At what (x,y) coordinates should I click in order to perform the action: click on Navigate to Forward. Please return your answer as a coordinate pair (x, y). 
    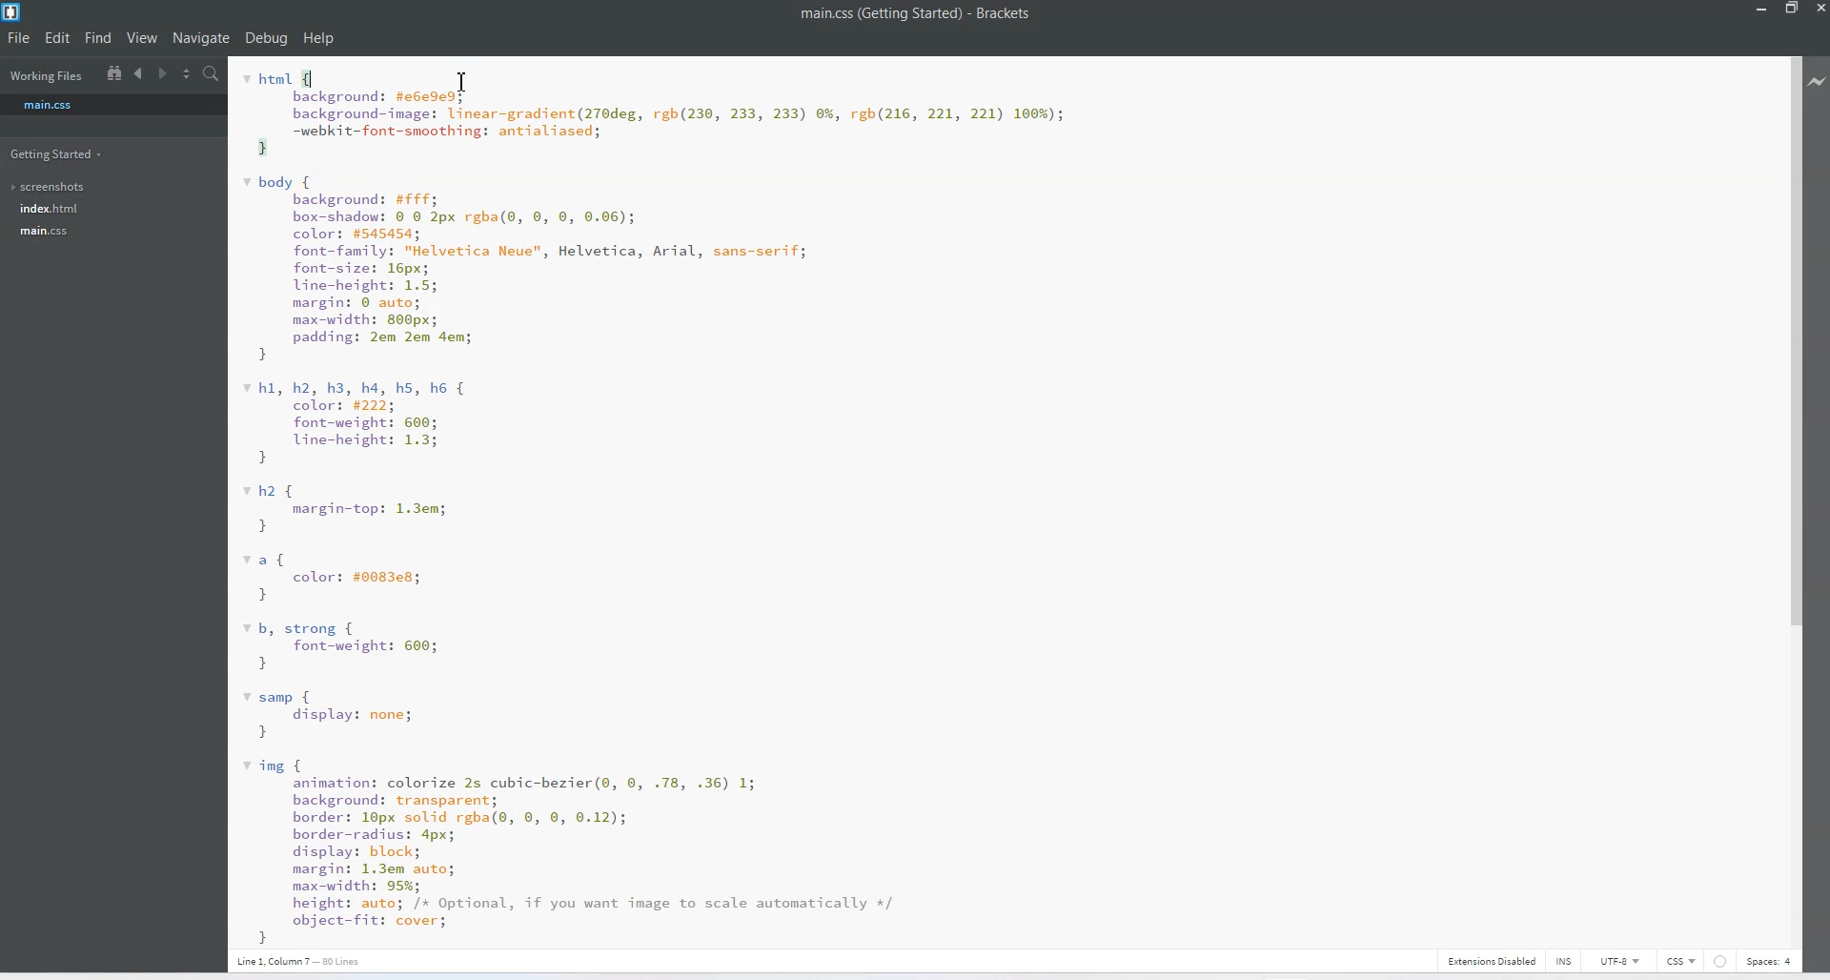
    Looking at the image, I should click on (165, 74).